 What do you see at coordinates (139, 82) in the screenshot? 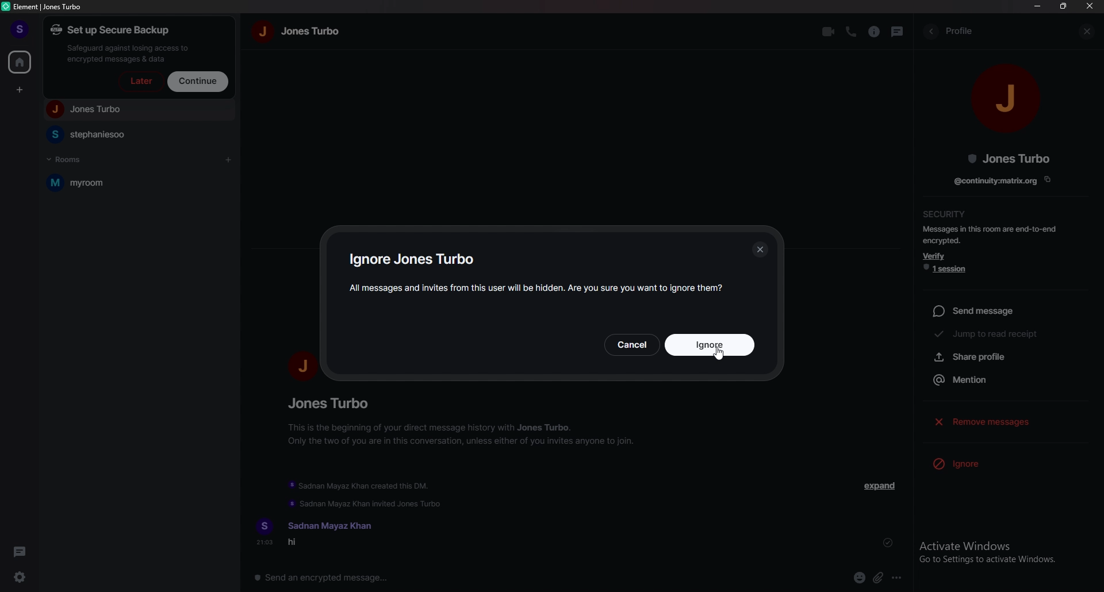
I see `later` at bounding box center [139, 82].